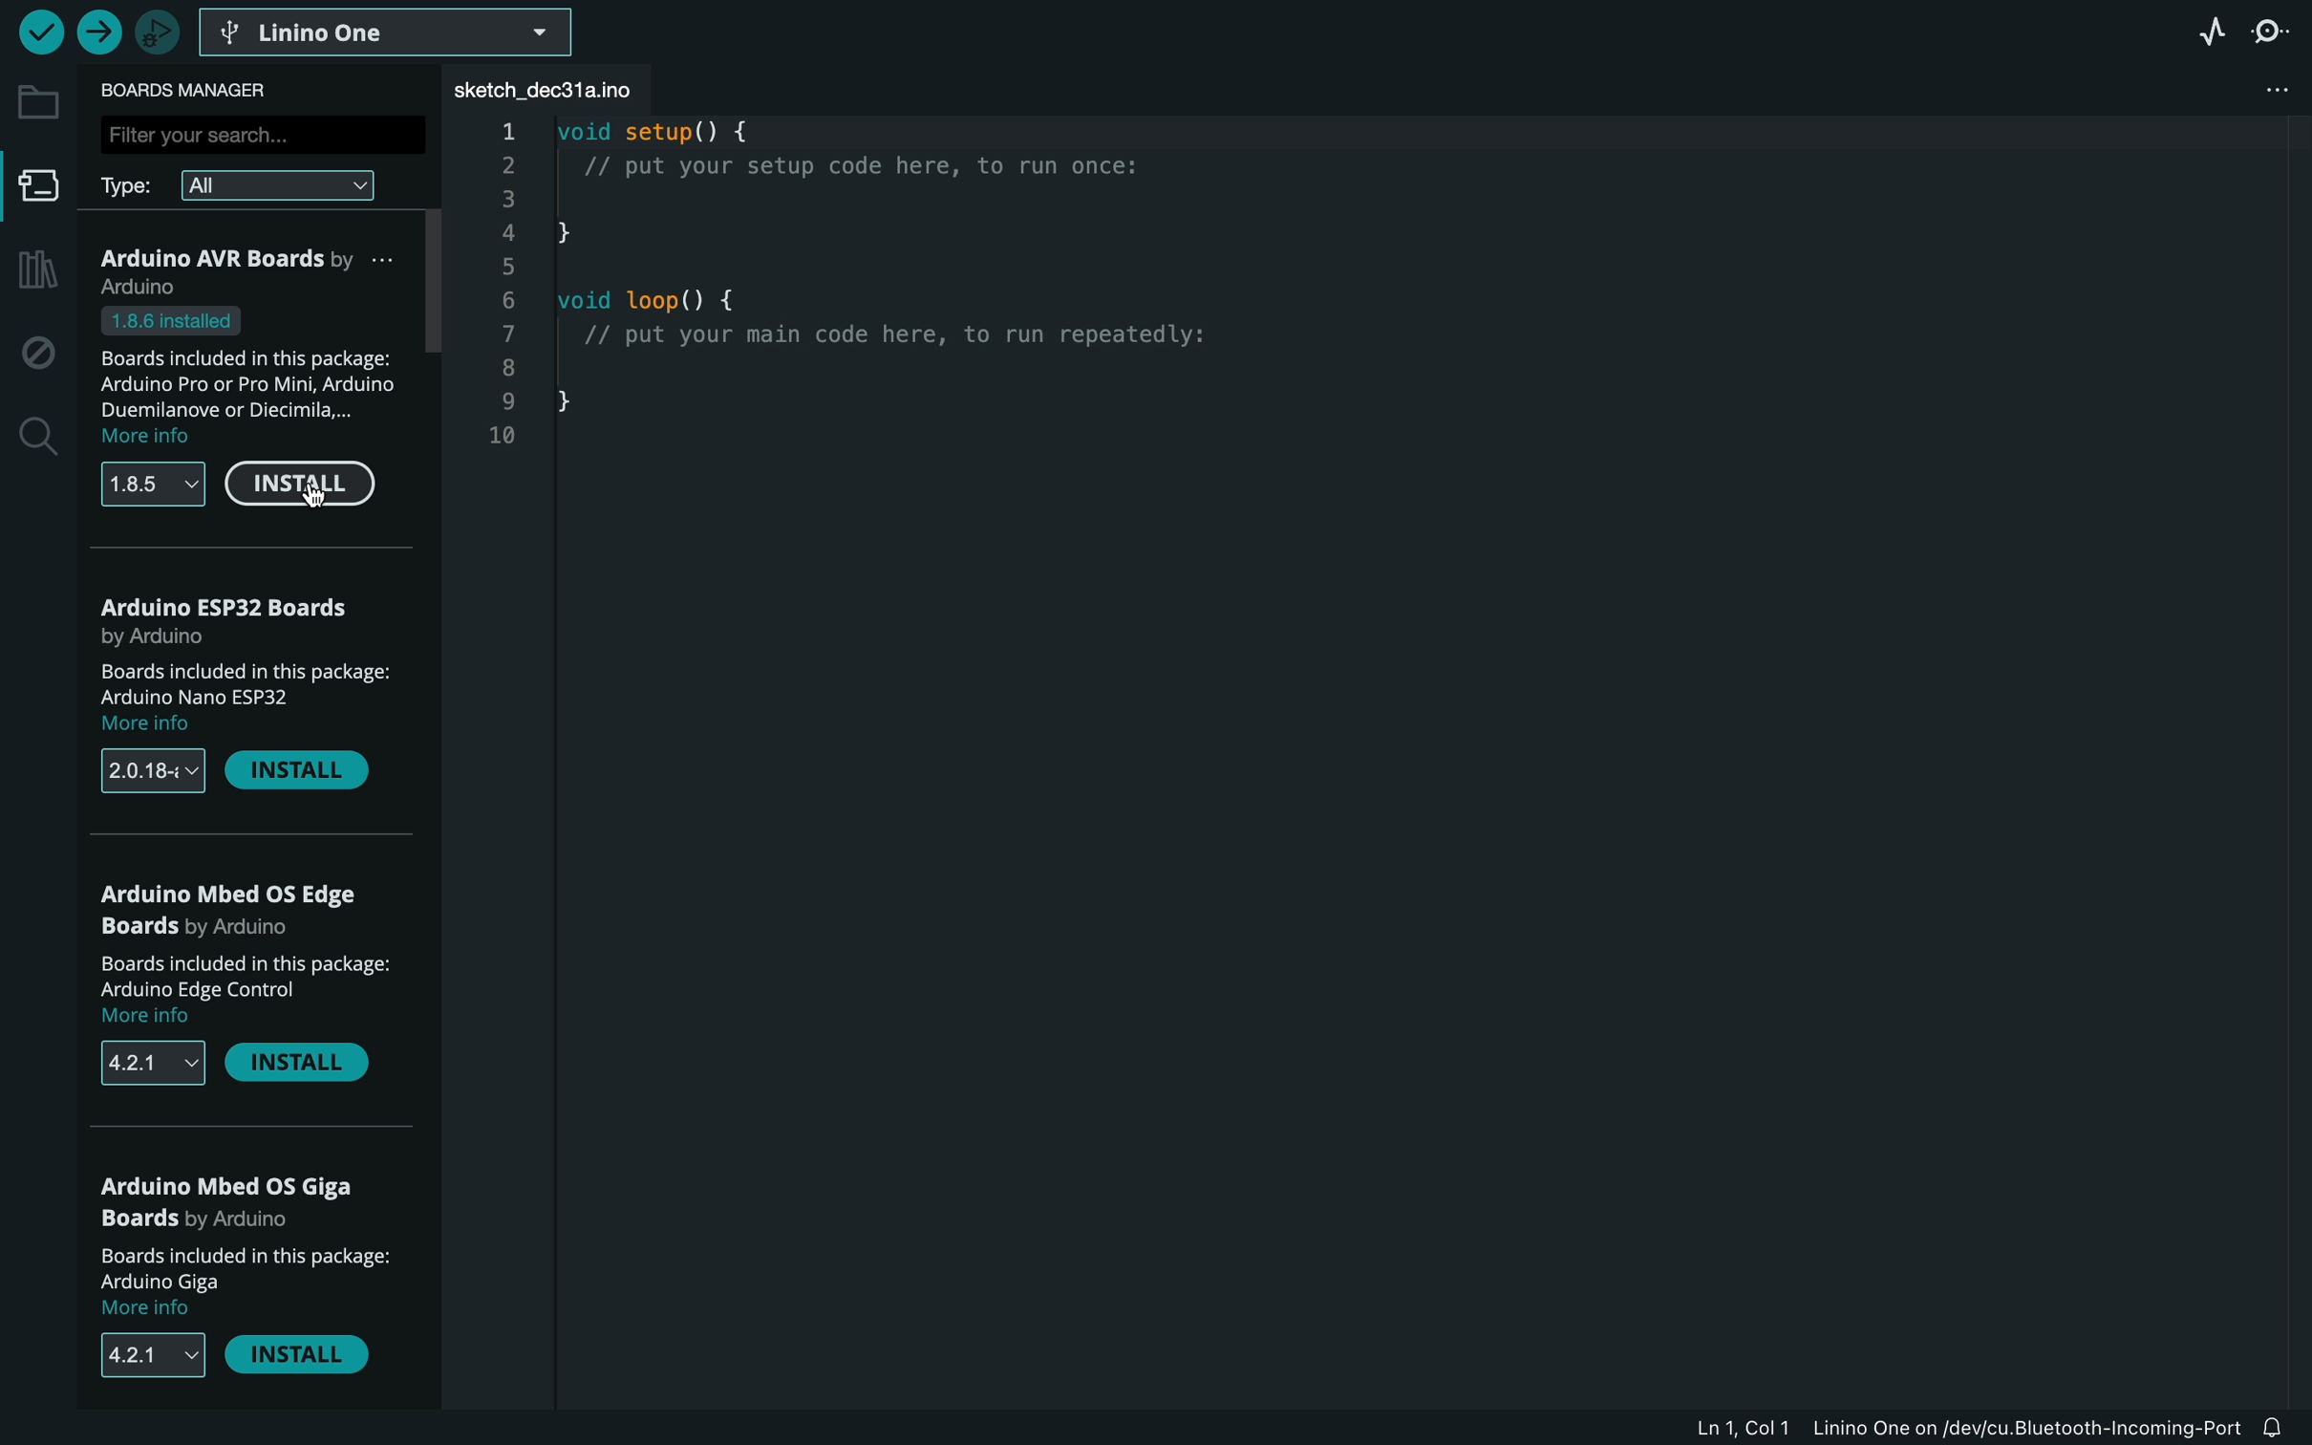  I want to click on folder, so click(38, 102).